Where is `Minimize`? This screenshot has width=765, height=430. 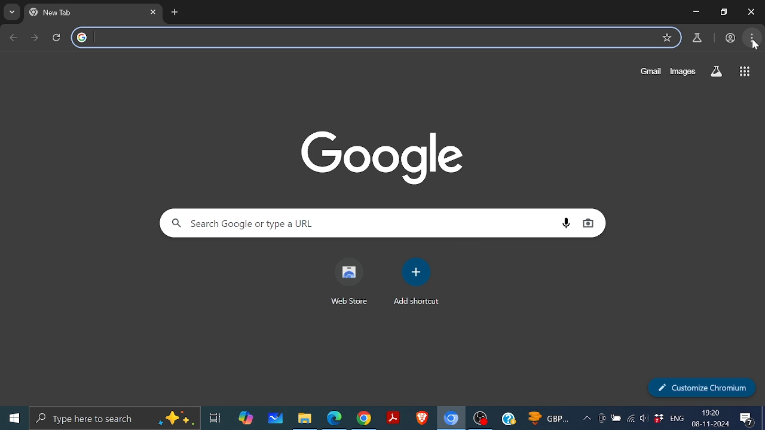
Minimize is located at coordinates (696, 12).